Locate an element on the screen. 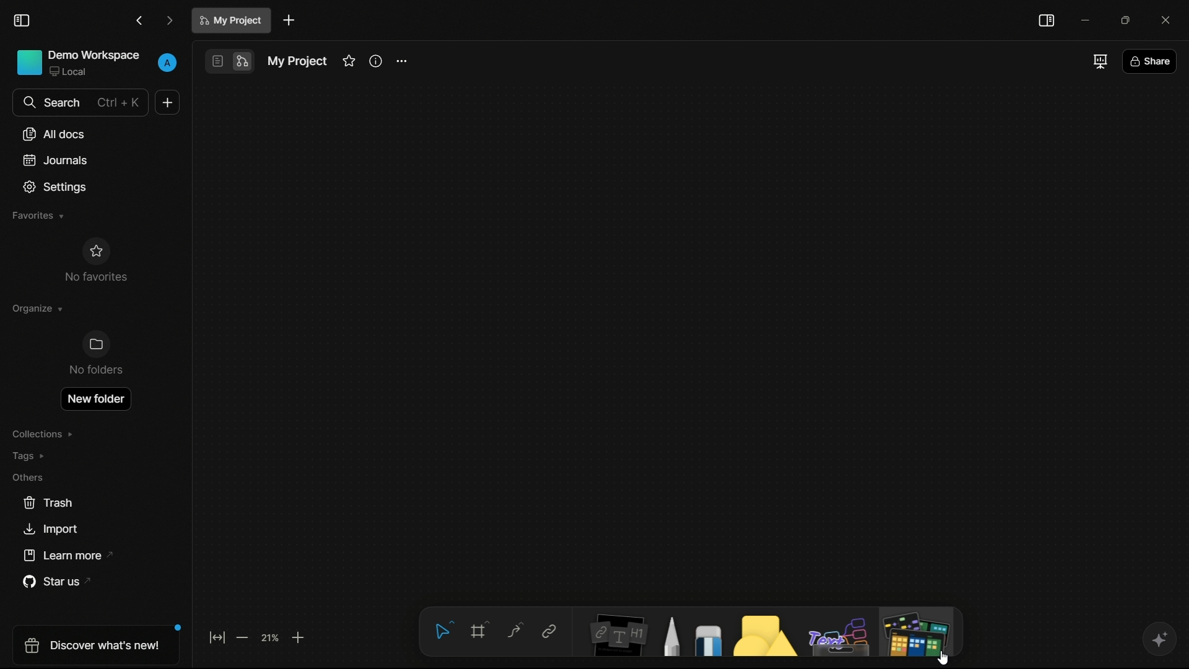  share is located at coordinates (1149, 61).